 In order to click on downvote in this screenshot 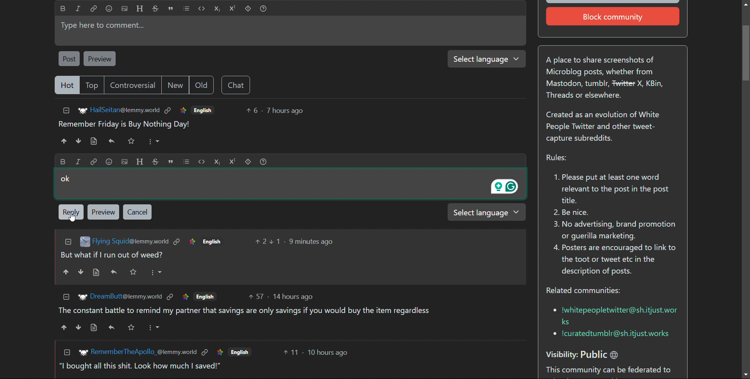, I will do `click(75, 328)`.